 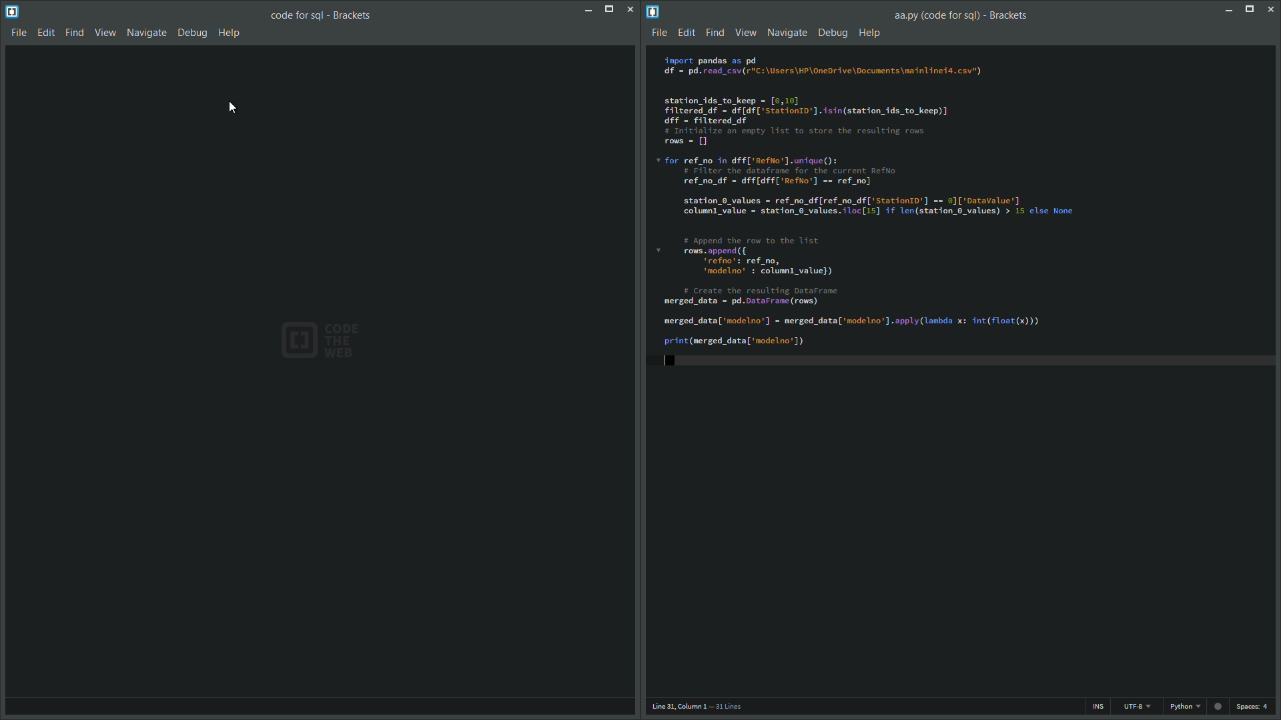 What do you see at coordinates (787, 33) in the screenshot?
I see `Navigate` at bounding box center [787, 33].